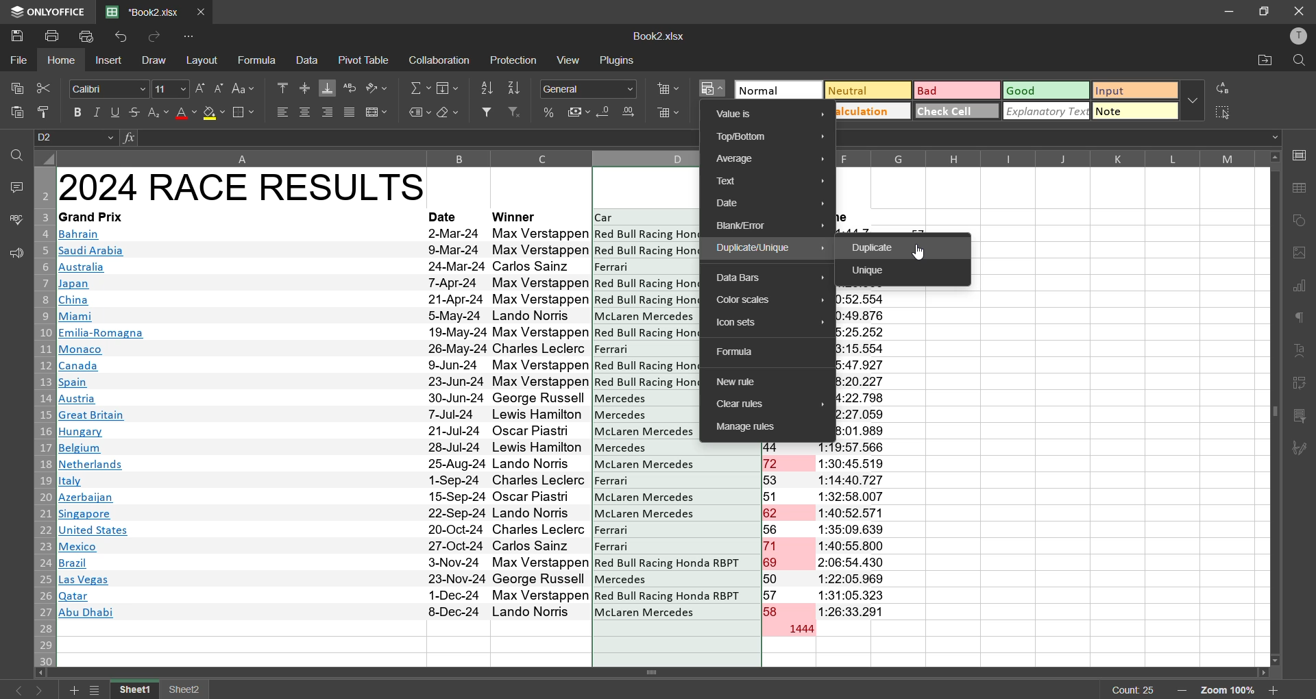 Image resolution: width=1316 pixels, height=699 pixels. What do you see at coordinates (446, 217) in the screenshot?
I see `date` at bounding box center [446, 217].